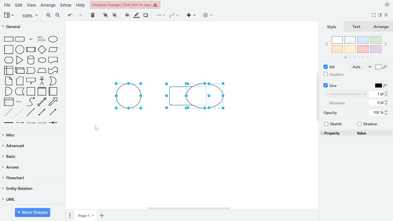 The image size is (393, 221). What do you see at coordinates (31, 71) in the screenshot?
I see `step` at bounding box center [31, 71].